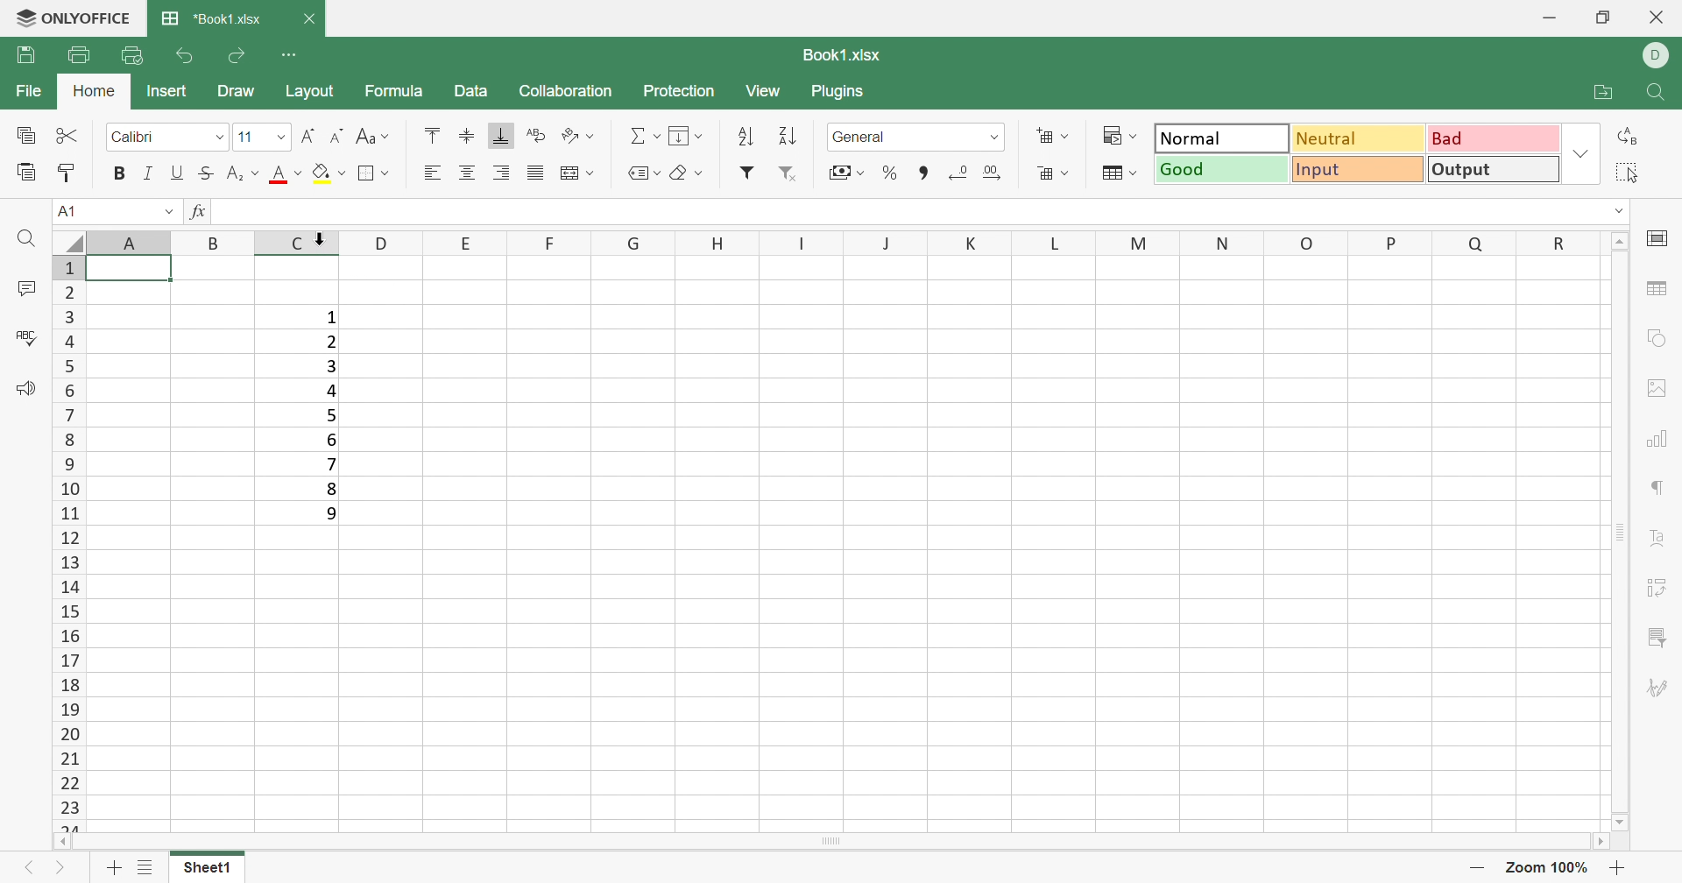 This screenshot has width=1682, height=883. I want to click on Increment font size, so click(311, 137).